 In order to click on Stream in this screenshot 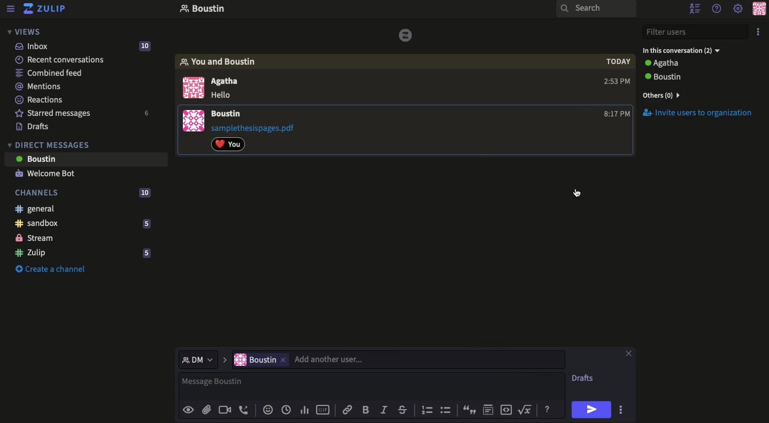, I will do `click(35, 238)`.